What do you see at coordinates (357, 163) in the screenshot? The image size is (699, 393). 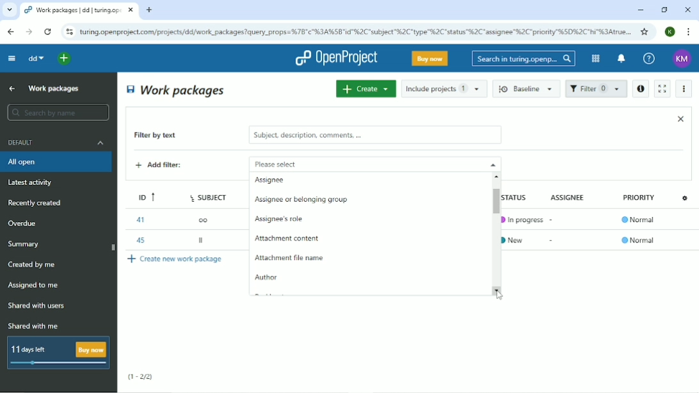 I see `Please select` at bounding box center [357, 163].